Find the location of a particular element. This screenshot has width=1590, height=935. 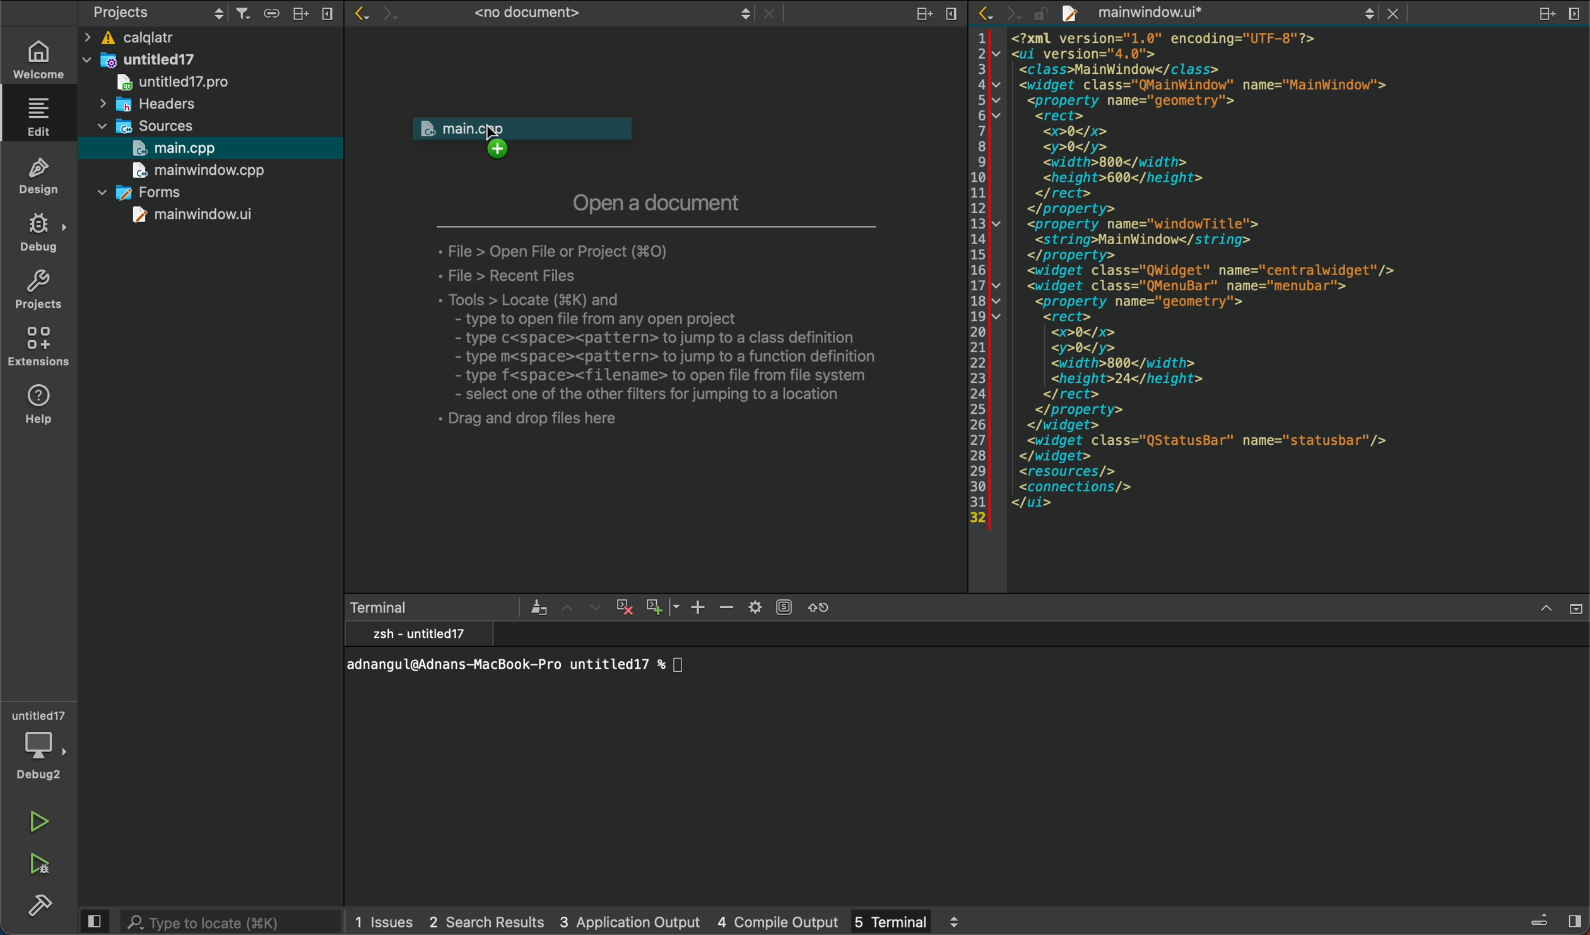

run  is located at coordinates (41, 824).